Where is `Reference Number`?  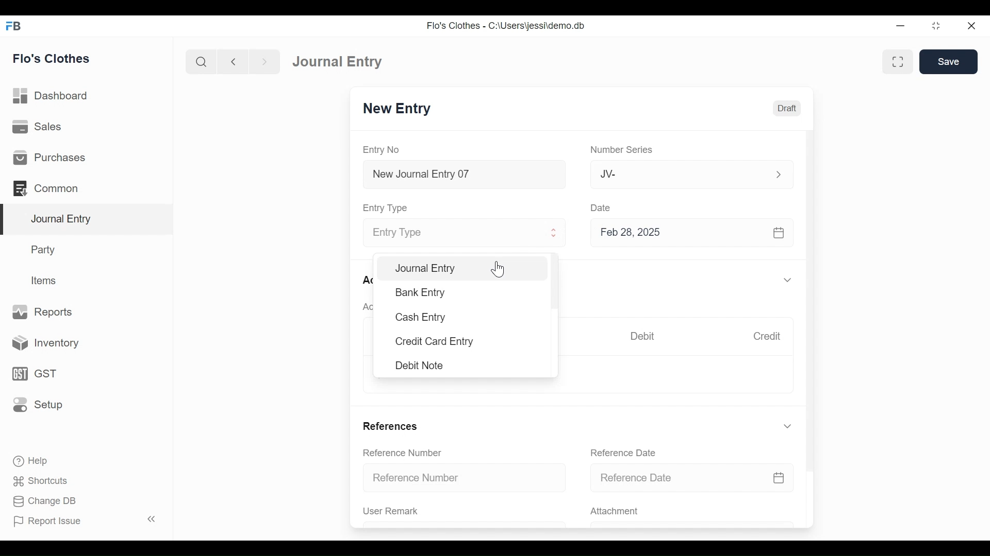 Reference Number is located at coordinates (453, 478).